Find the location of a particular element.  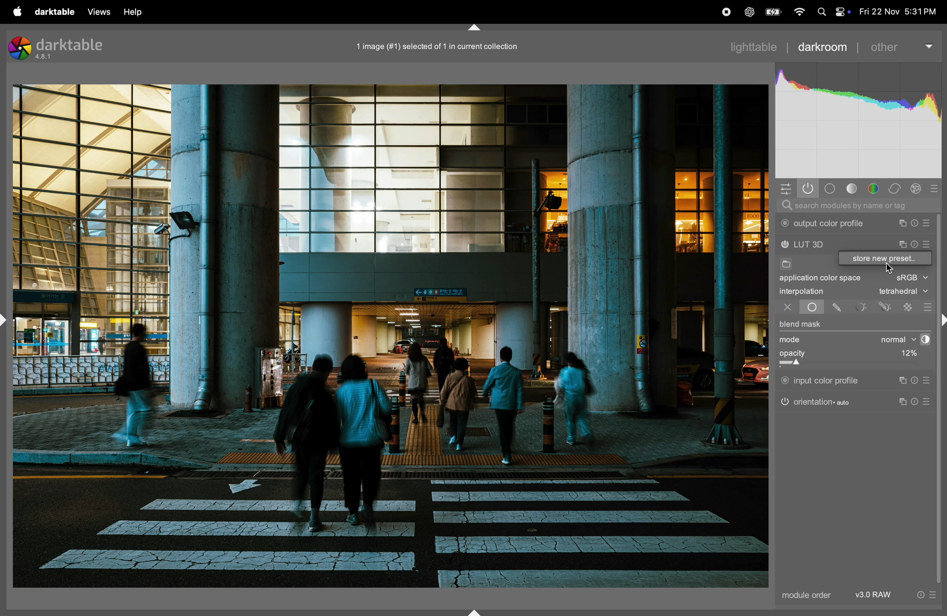

image is located at coordinates (433, 46).